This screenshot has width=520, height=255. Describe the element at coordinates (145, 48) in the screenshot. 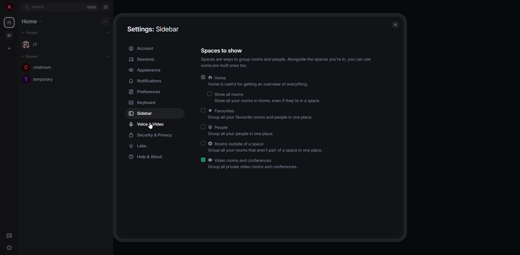

I see `account` at that location.